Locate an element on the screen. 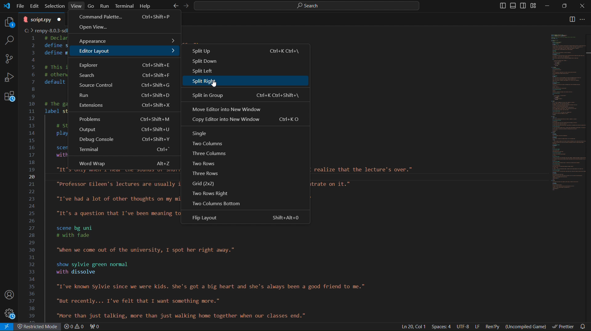 This screenshot has height=331, width=591. Source Control is located at coordinates (9, 59).